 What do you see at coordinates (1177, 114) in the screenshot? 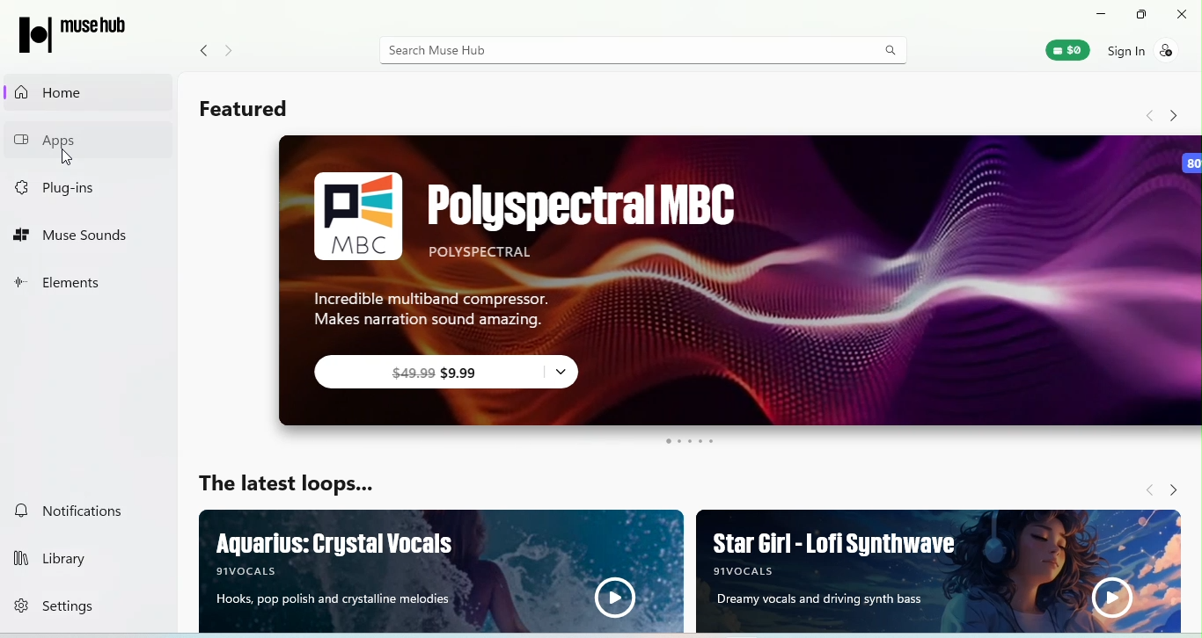
I see `Navigate forward` at bounding box center [1177, 114].